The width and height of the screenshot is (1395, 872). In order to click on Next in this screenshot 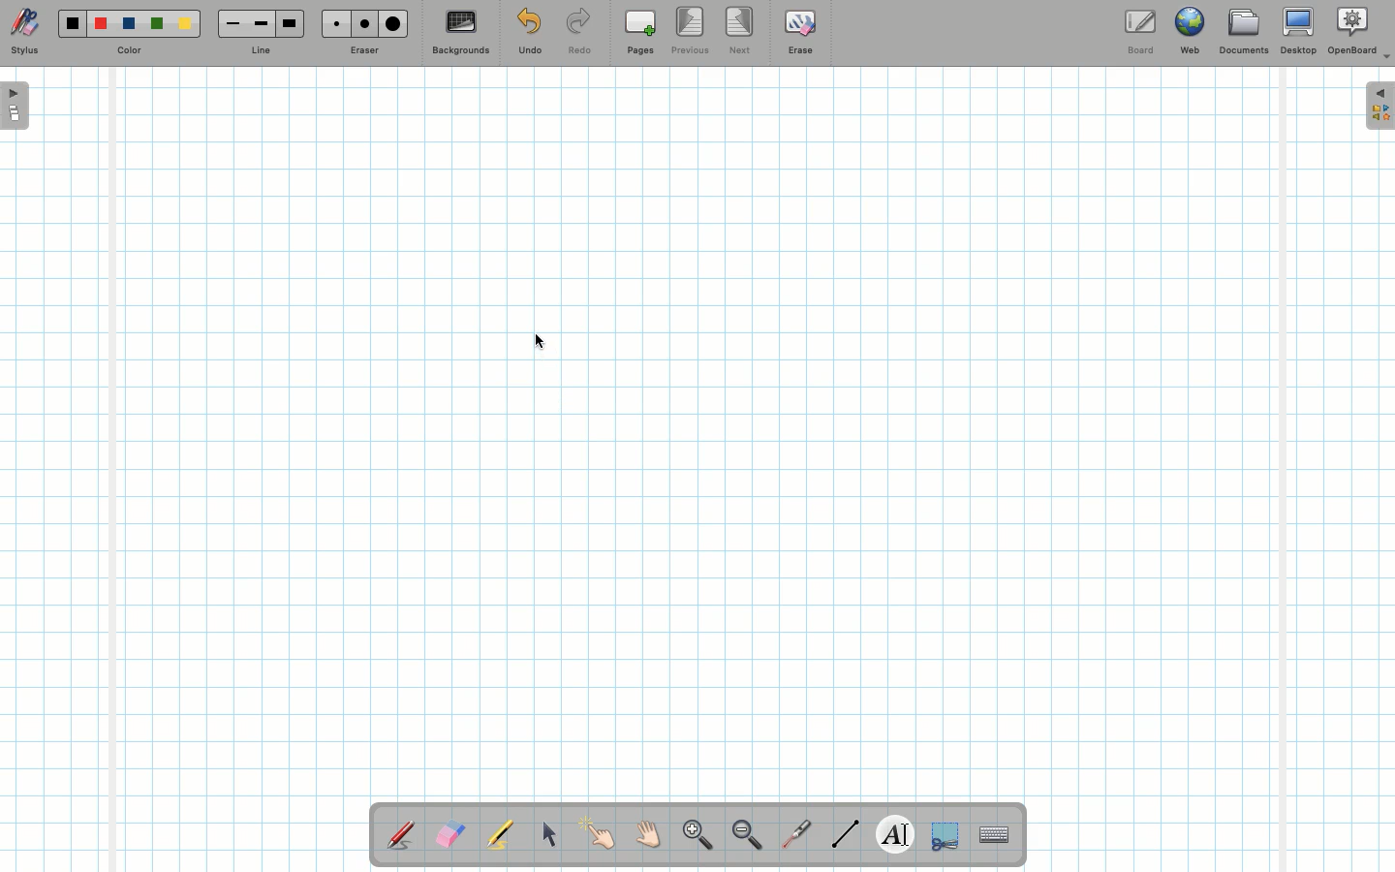, I will do `click(741, 29)`.